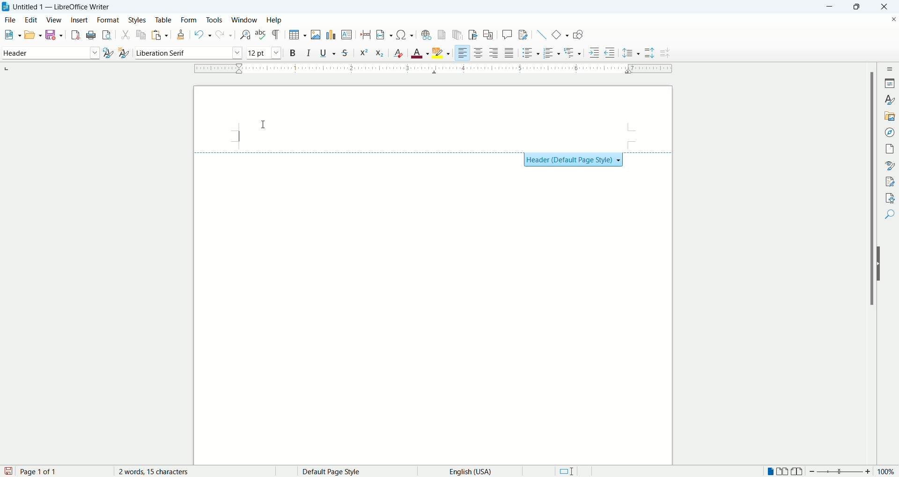 This screenshot has height=477, width=899. Describe the element at coordinates (523, 35) in the screenshot. I see `track changes` at that location.